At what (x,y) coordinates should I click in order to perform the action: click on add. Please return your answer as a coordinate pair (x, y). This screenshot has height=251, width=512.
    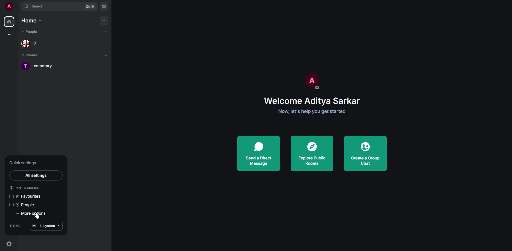
    Looking at the image, I should click on (104, 20).